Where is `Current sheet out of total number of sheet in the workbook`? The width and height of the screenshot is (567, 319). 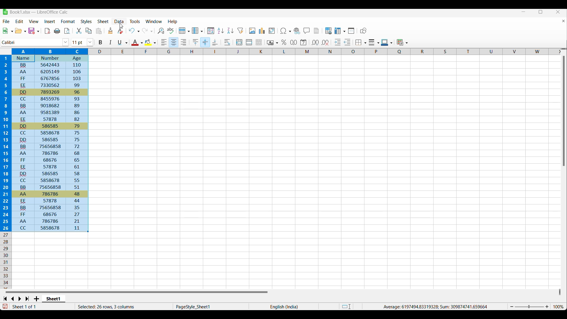
Current sheet out of total number of sheet in the workbook is located at coordinates (36, 307).